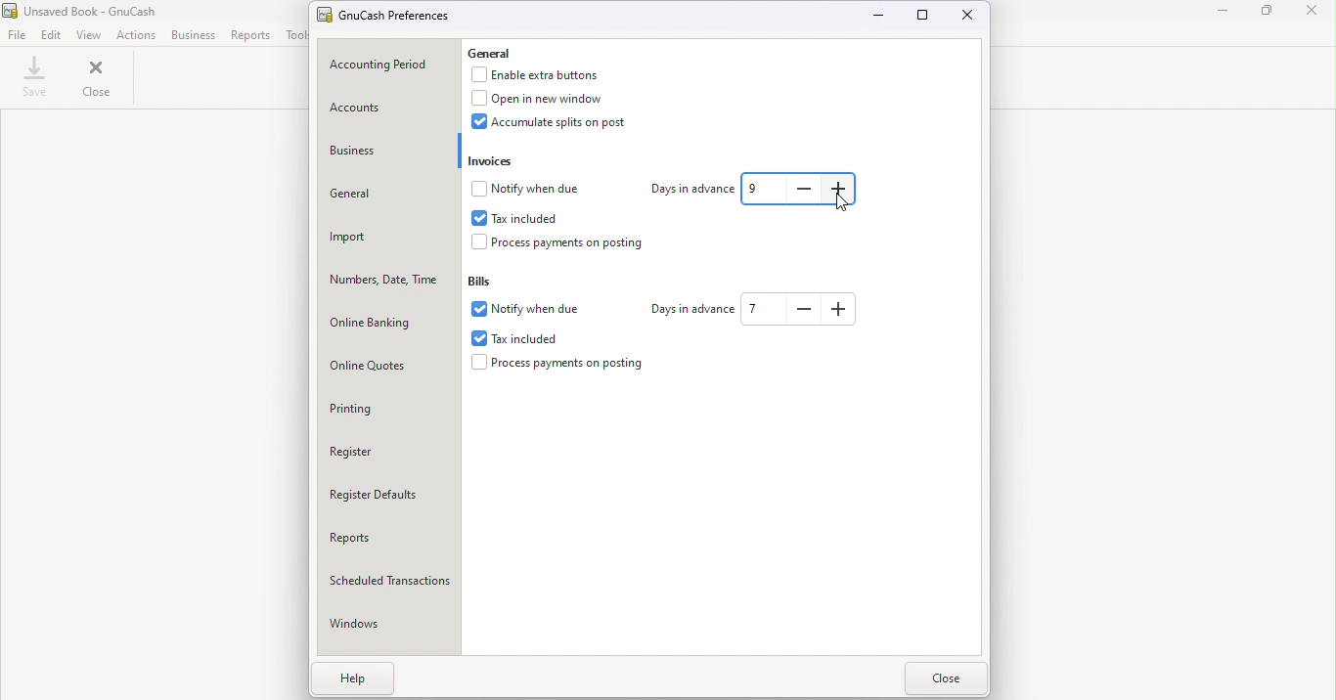 This screenshot has height=700, width=1336. I want to click on Business, so click(194, 34).